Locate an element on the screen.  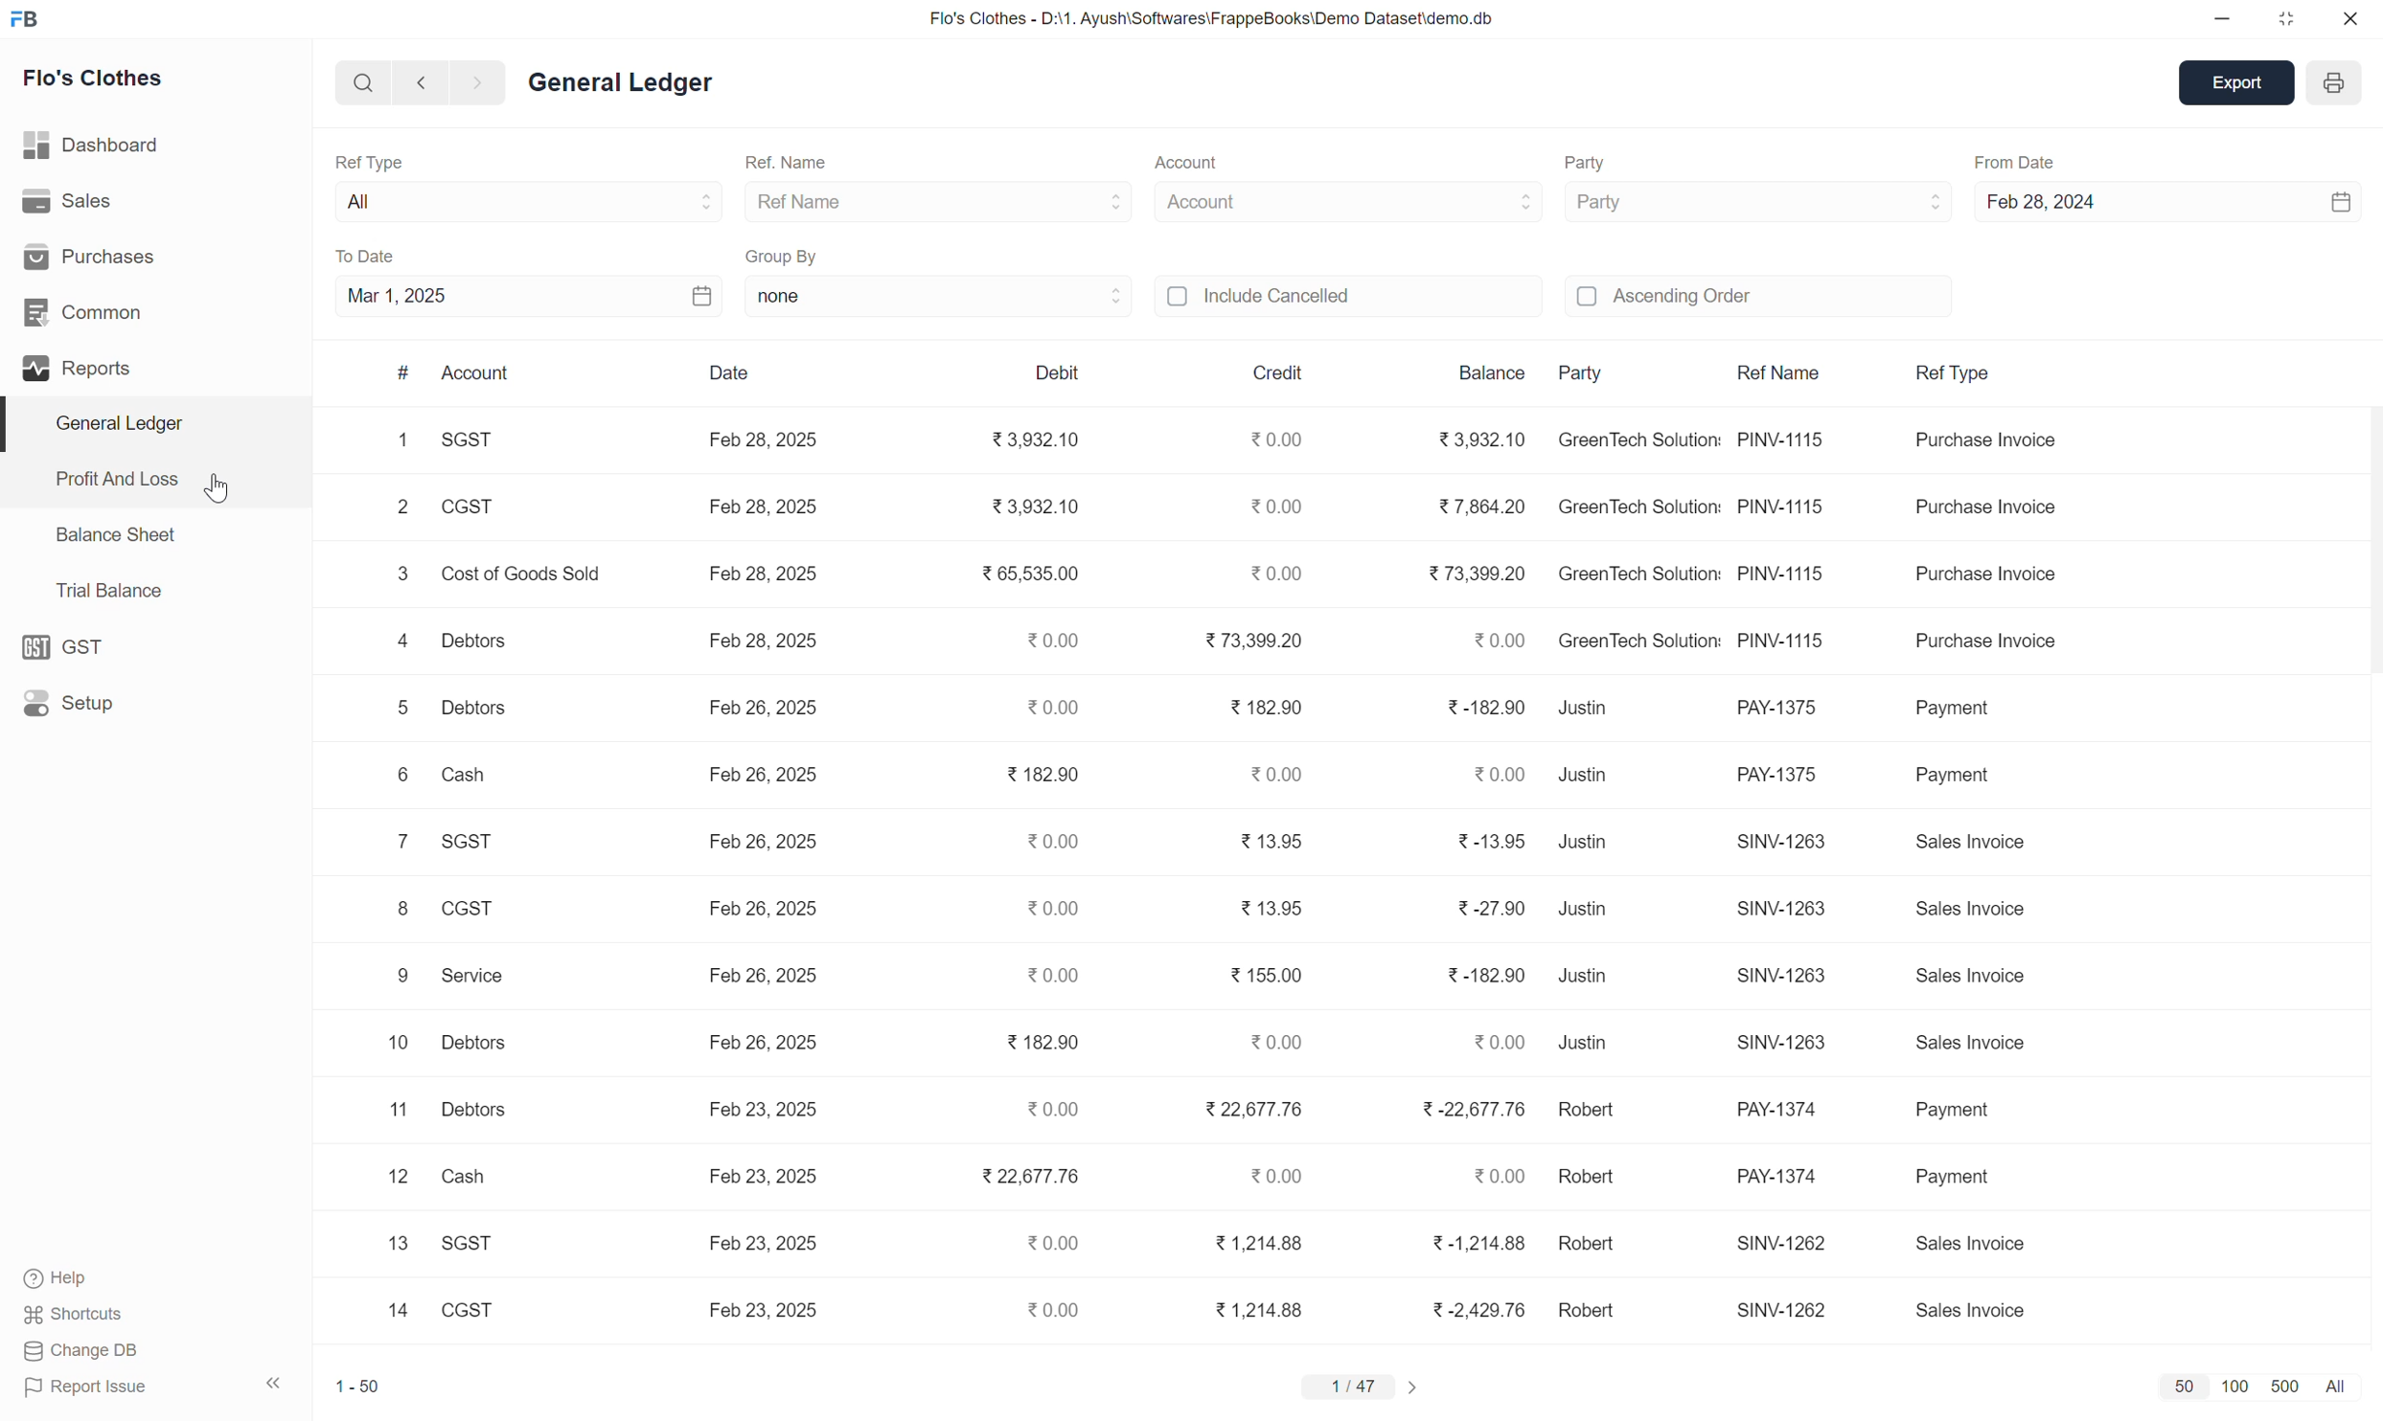
PAY-1375 is located at coordinates (1776, 768).